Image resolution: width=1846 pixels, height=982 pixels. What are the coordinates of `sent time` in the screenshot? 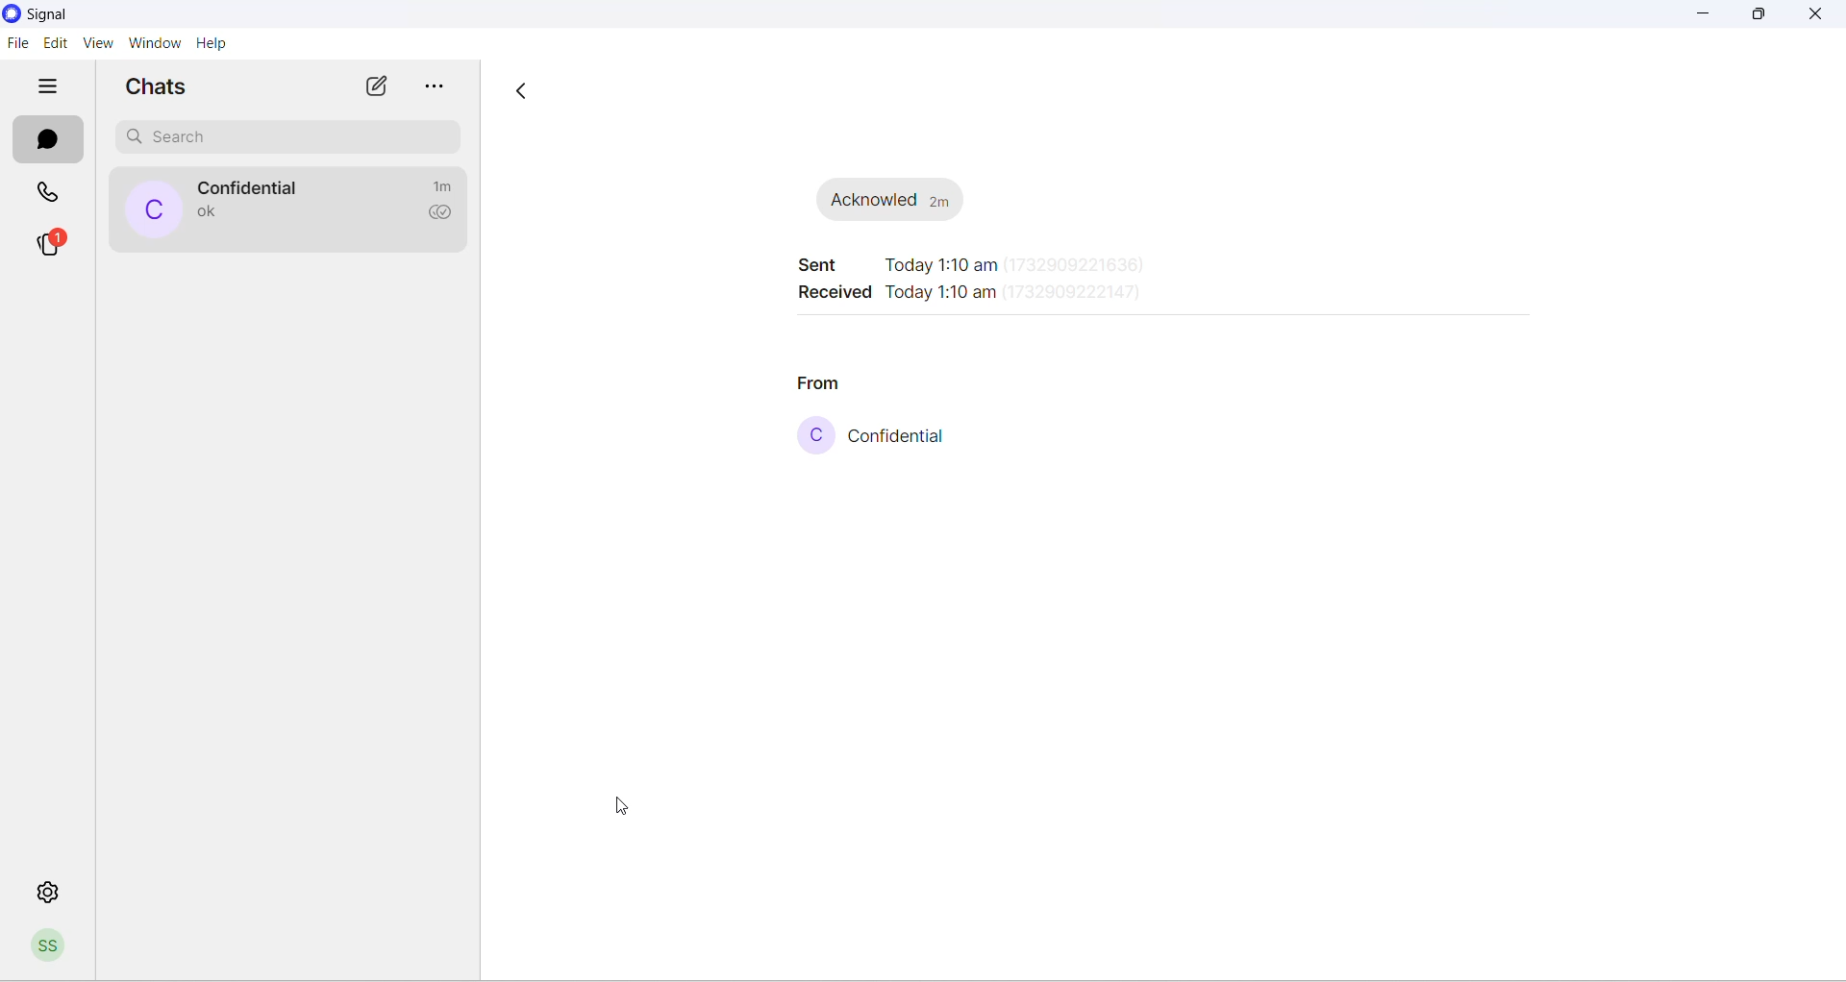 It's located at (955, 263).